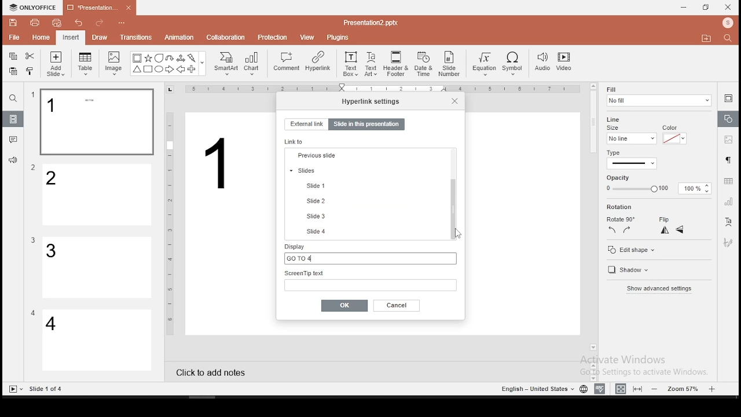 The image size is (741, 417). I want to click on , so click(536, 389).